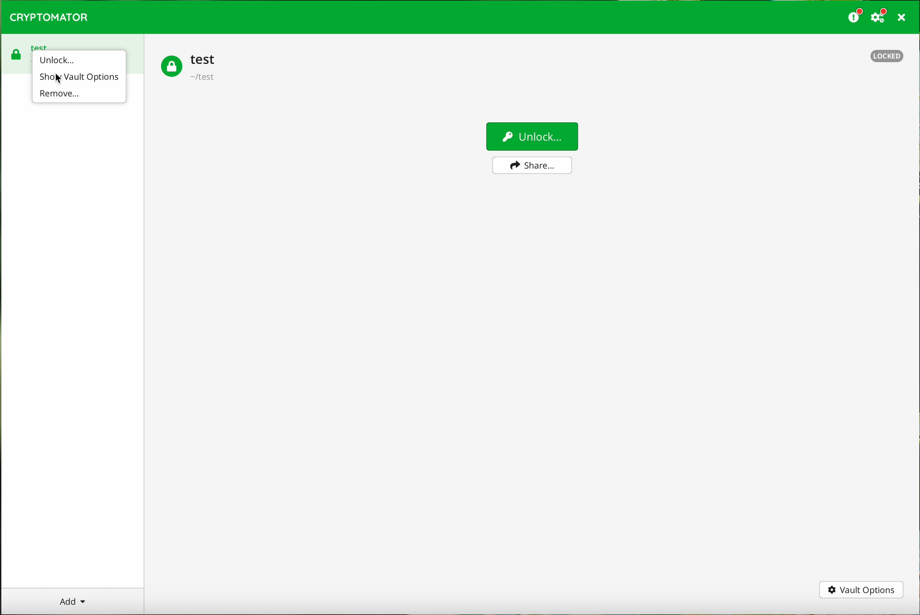  I want to click on locked, so click(885, 55).